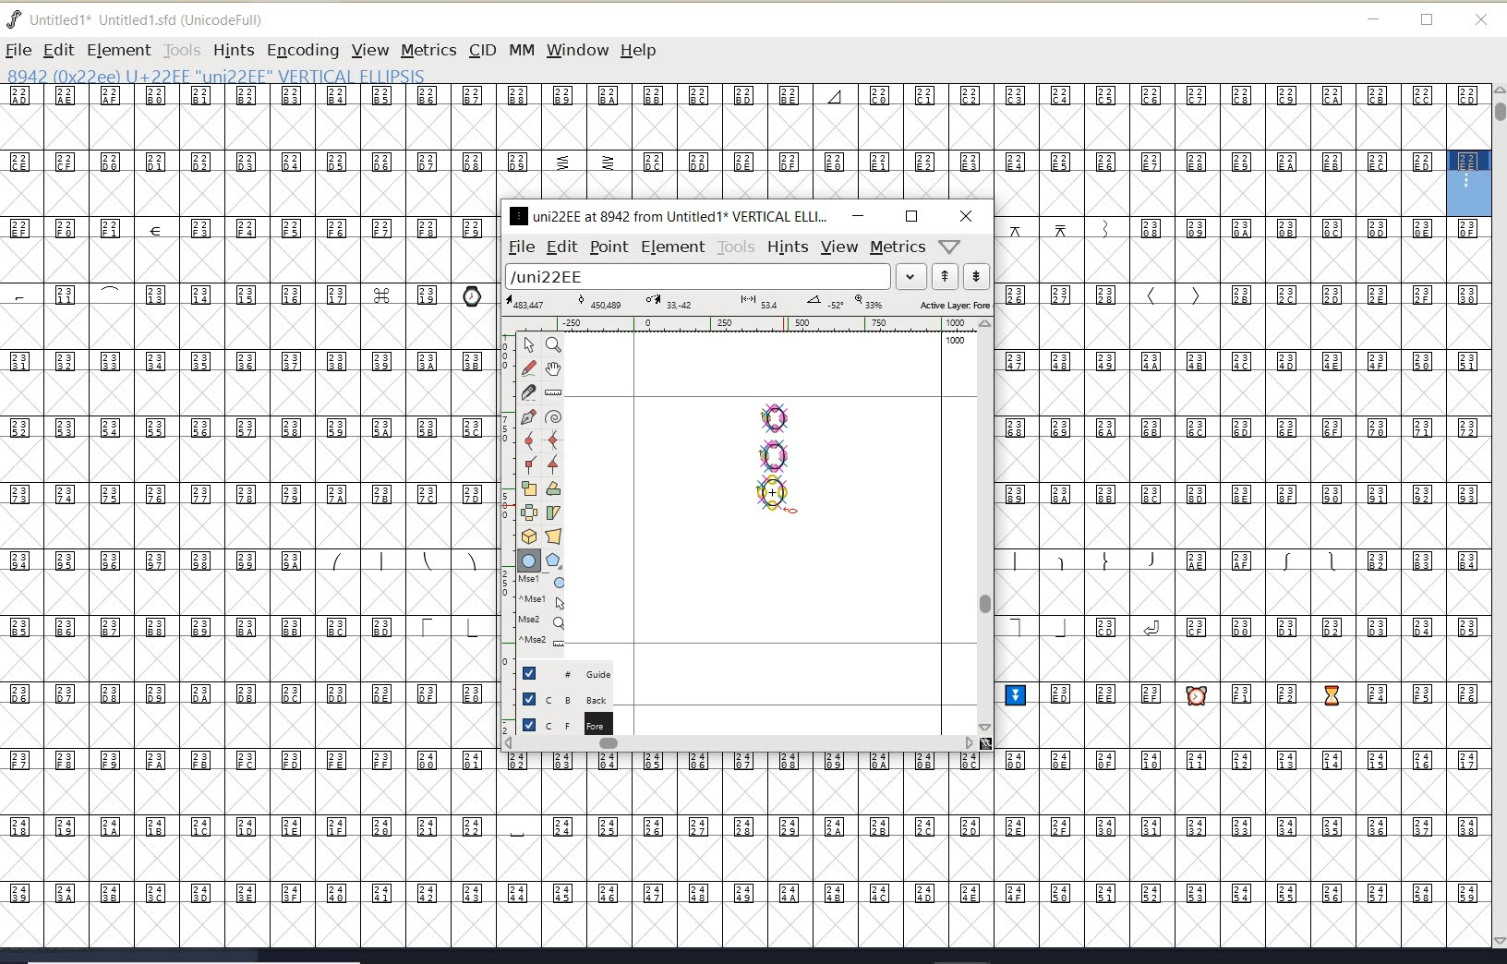 The height and width of the screenshot is (964, 1507). Describe the element at coordinates (1469, 183) in the screenshot. I see `glyph selected` at that location.